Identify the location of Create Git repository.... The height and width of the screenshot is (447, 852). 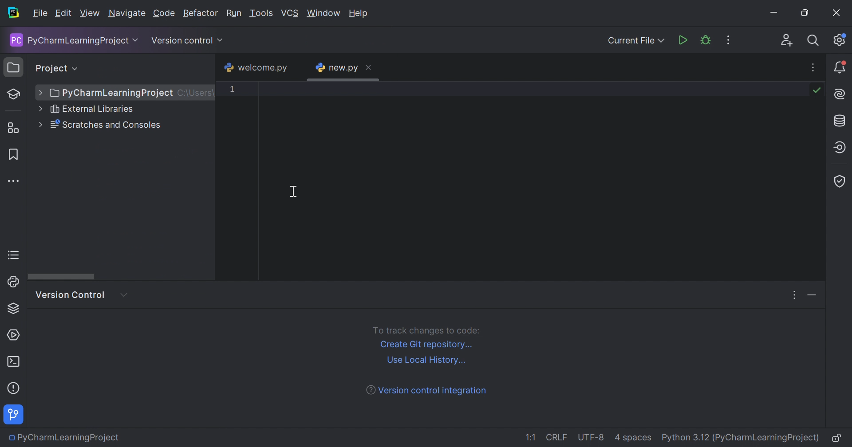
(428, 345).